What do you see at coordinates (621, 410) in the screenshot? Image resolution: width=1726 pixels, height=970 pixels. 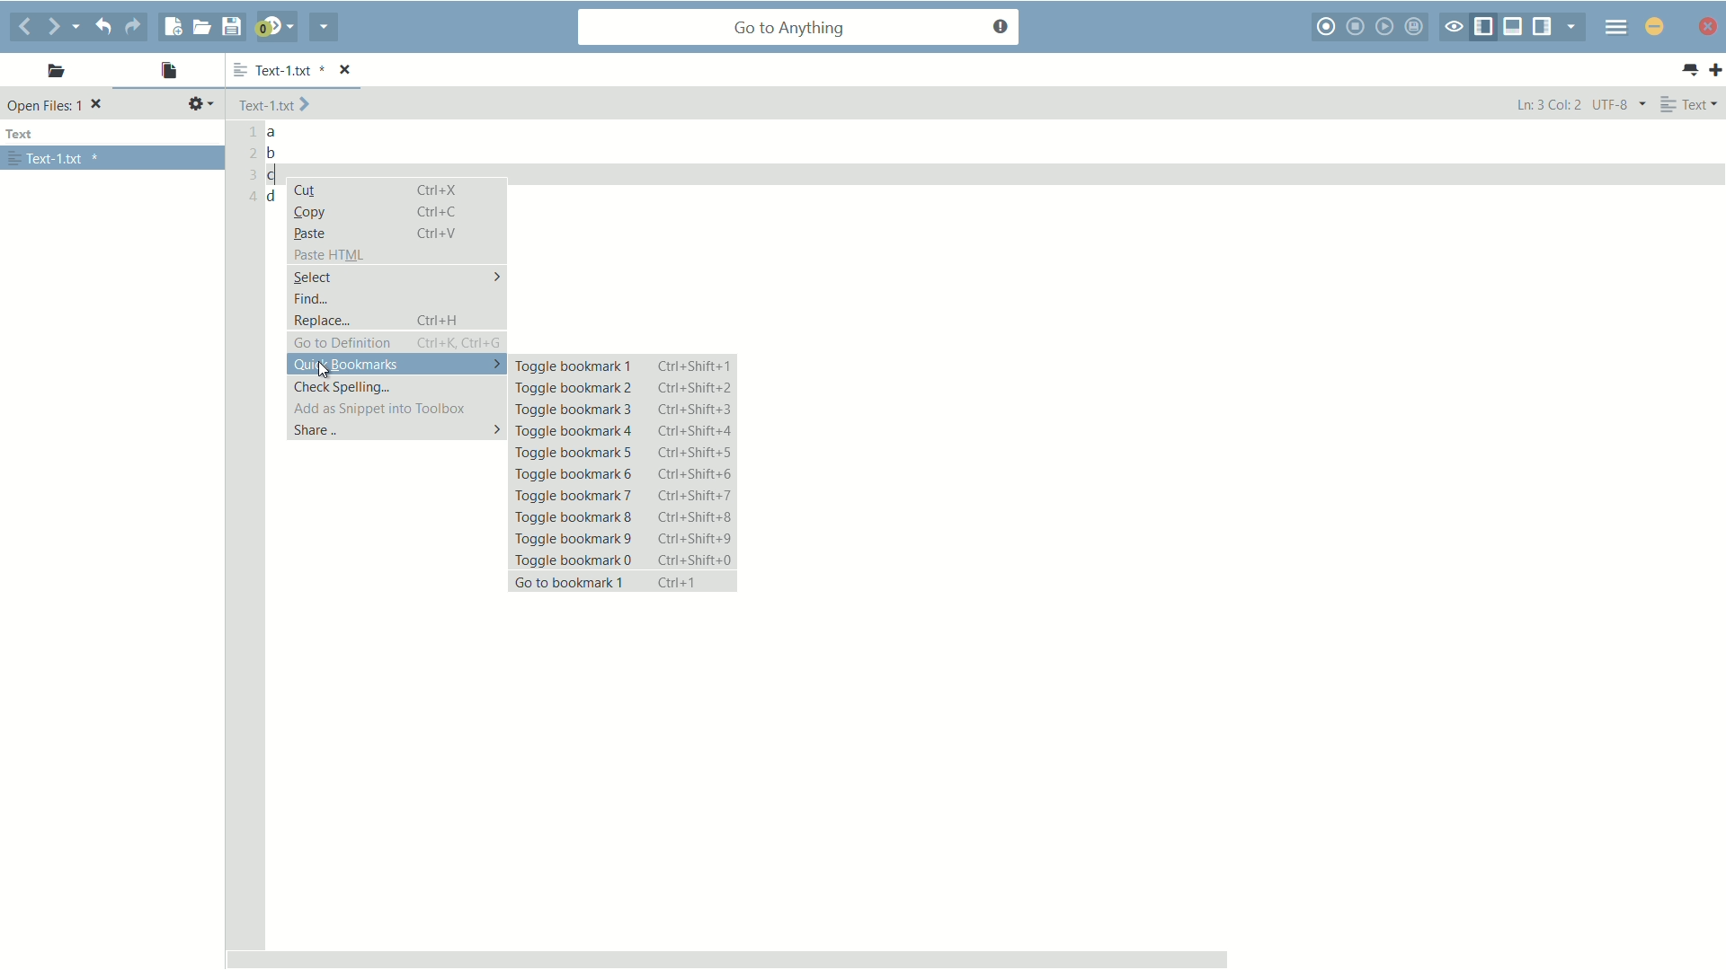 I see `toggle bookmark 3` at bounding box center [621, 410].